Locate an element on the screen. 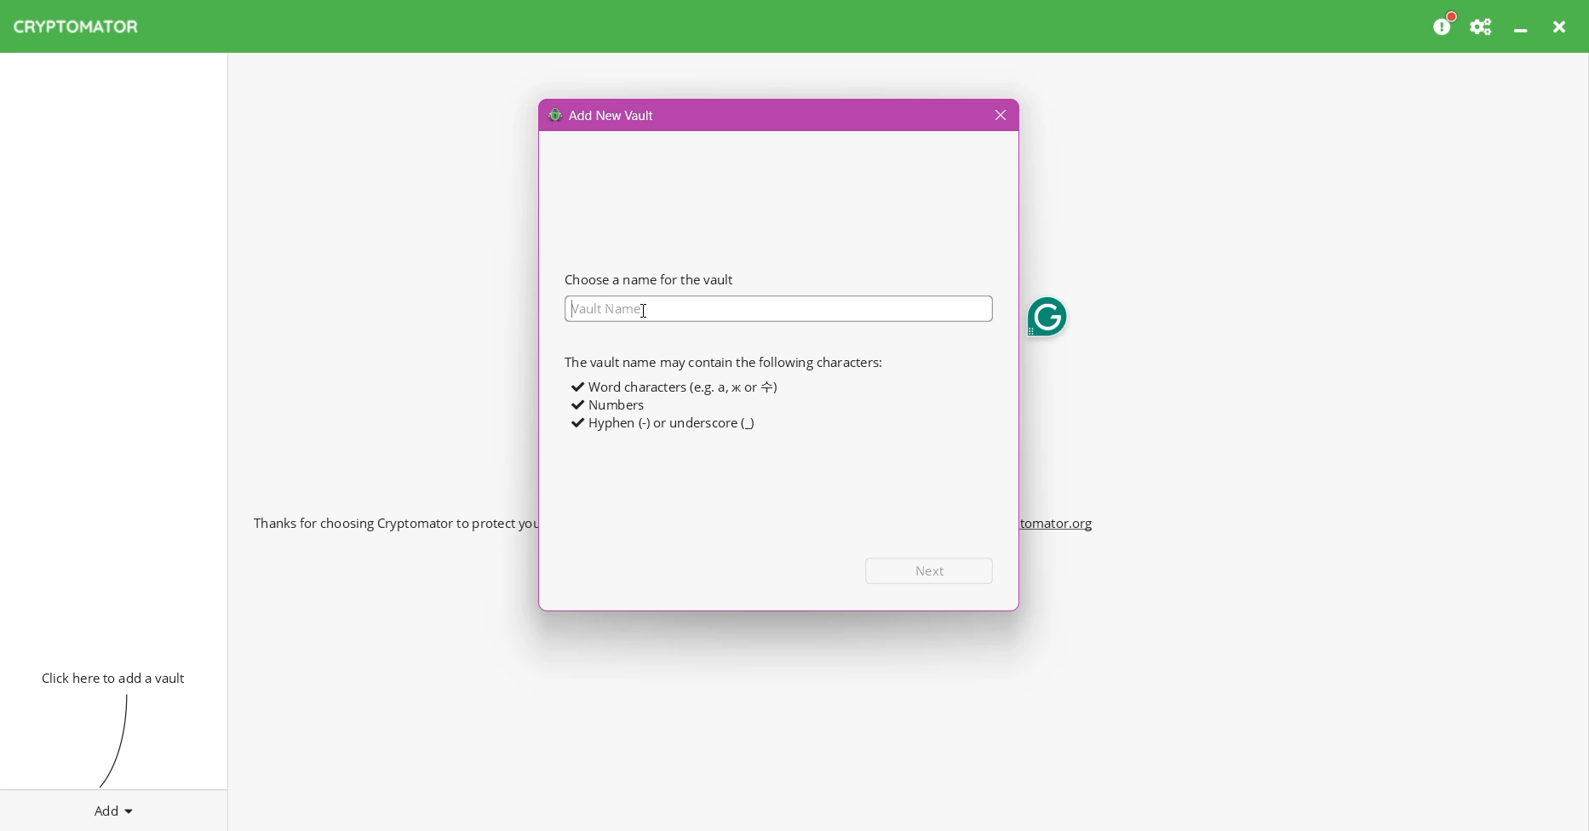 The height and width of the screenshot is (831, 1589). Numbers is located at coordinates (609, 405).